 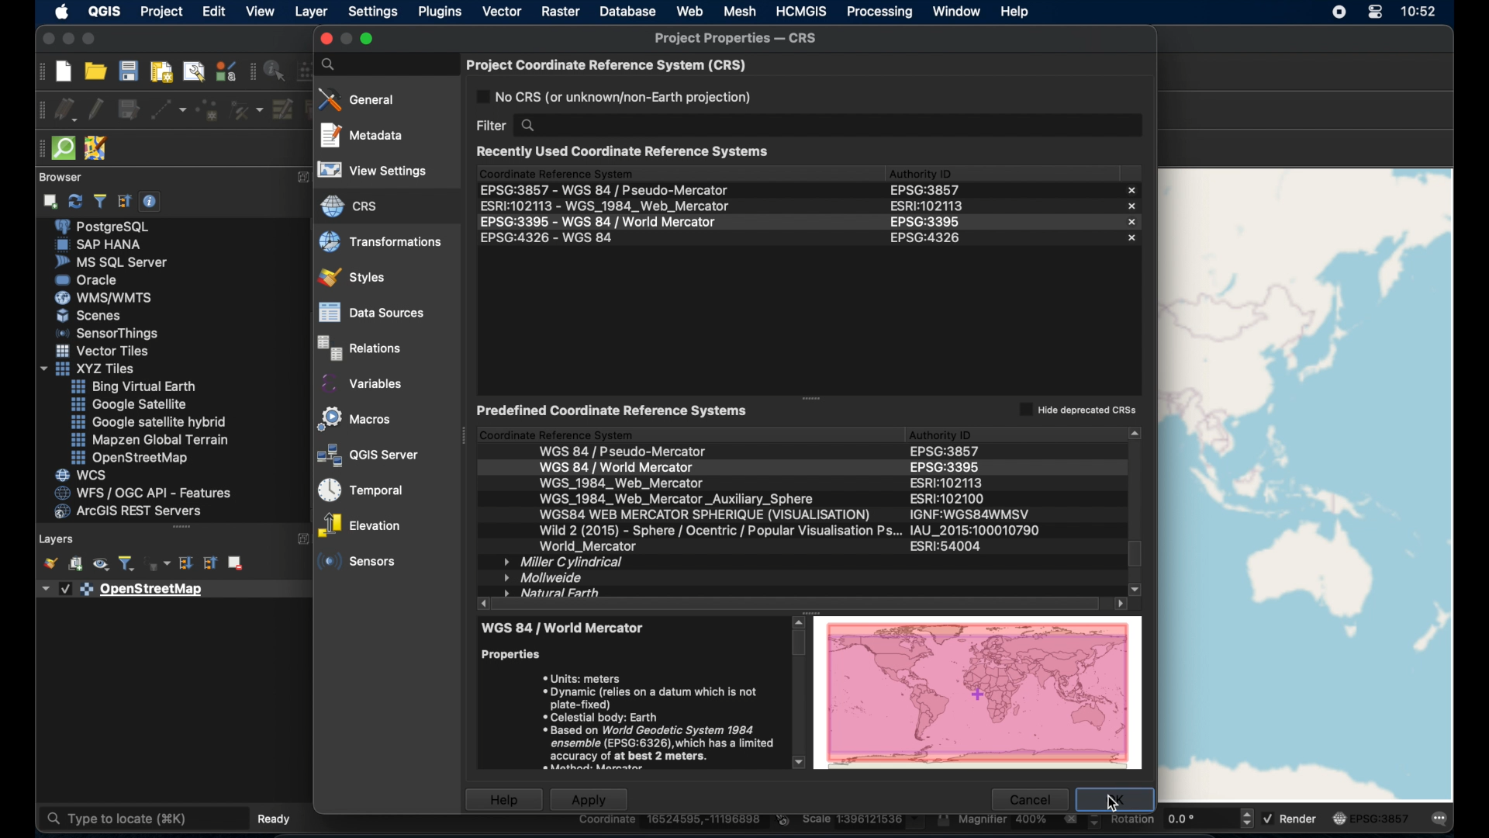 What do you see at coordinates (87, 369) in the screenshot?
I see `xyzzy tiles` at bounding box center [87, 369].